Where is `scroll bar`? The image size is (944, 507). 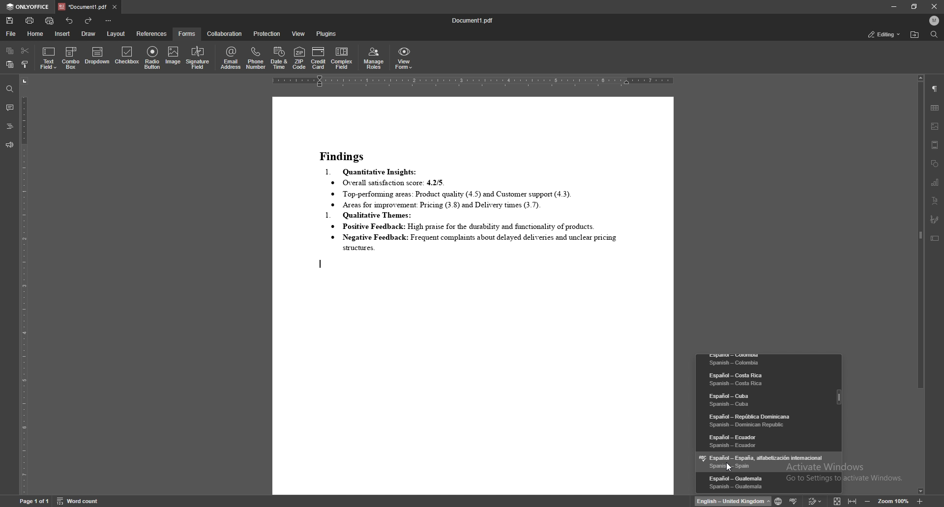
scroll bar is located at coordinates (920, 286).